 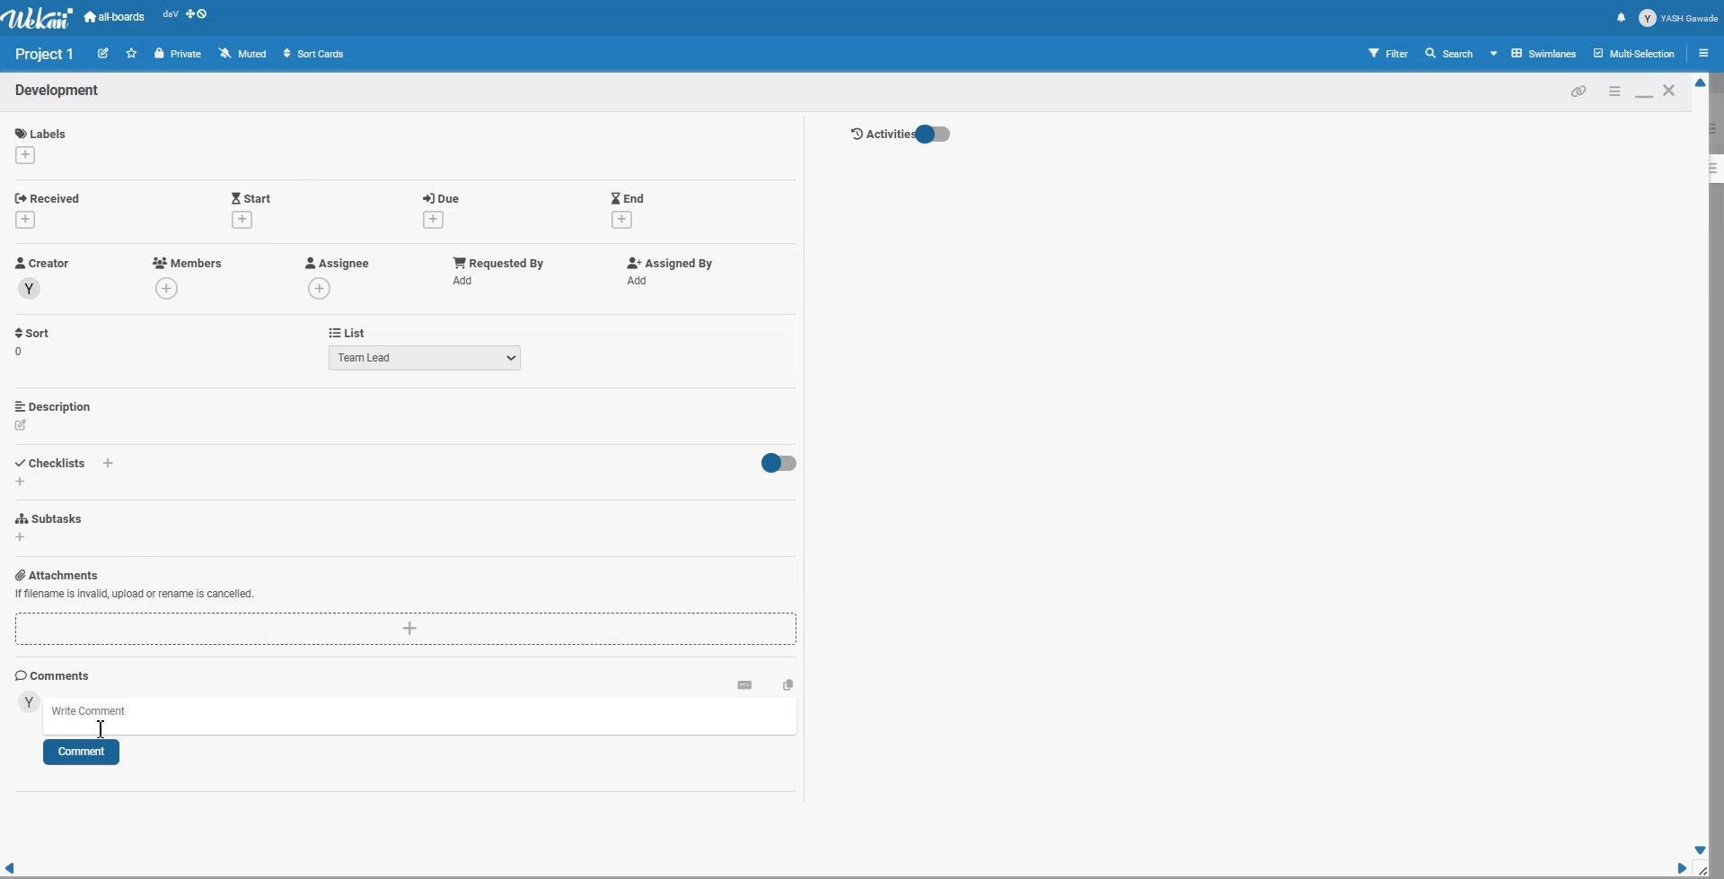 What do you see at coordinates (1621, 17) in the screenshot?
I see `Notification` at bounding box center [1621, 17].